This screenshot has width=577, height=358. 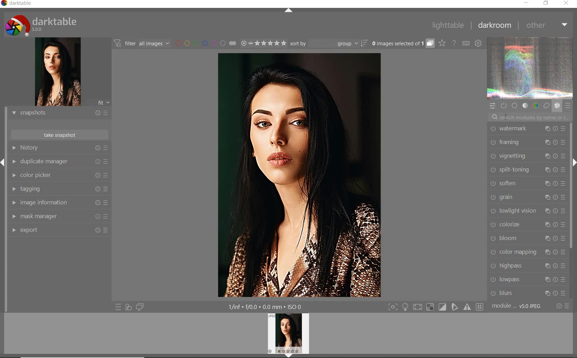 I want to click on MAASK MANAGER, so click(x=59, y=217).